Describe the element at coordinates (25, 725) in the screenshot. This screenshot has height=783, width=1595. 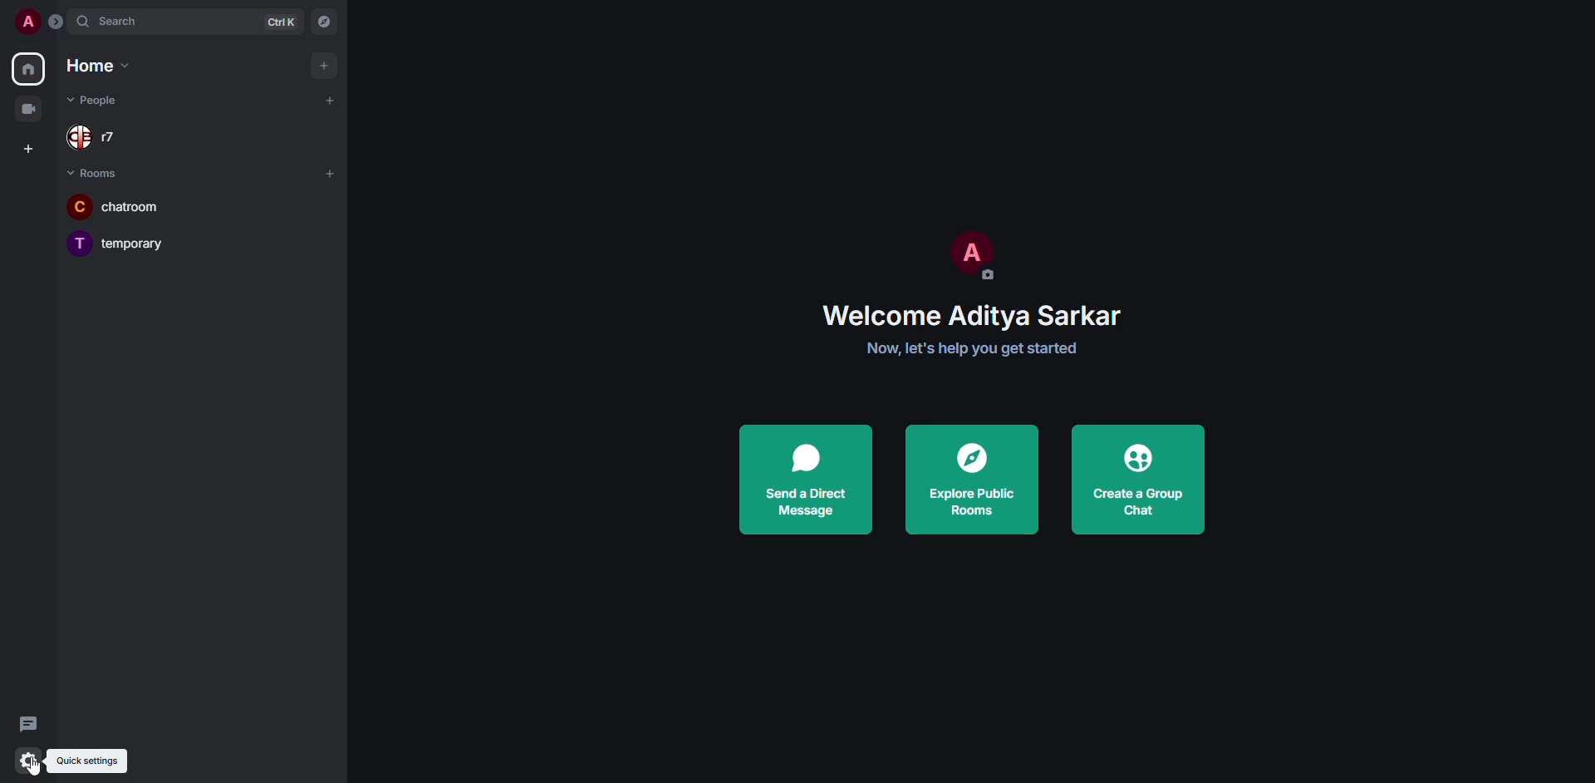
I see `threads` at that location.